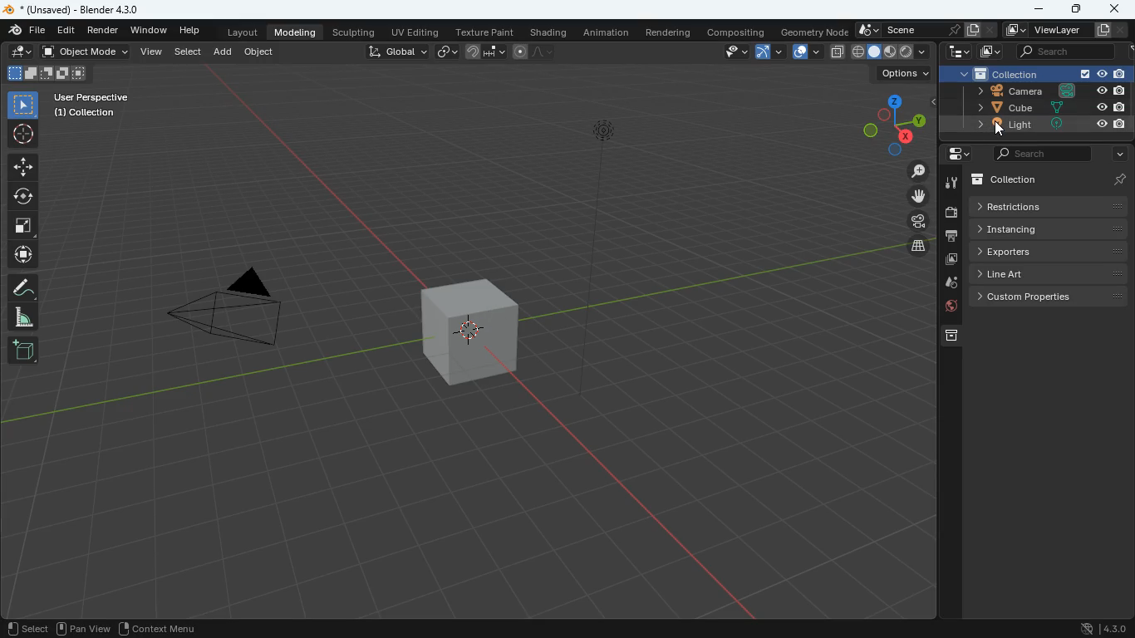 The image size is (1135, 638). Describe the element at coordinates (1035, 124) in the screenshot. I see `light` at that location.